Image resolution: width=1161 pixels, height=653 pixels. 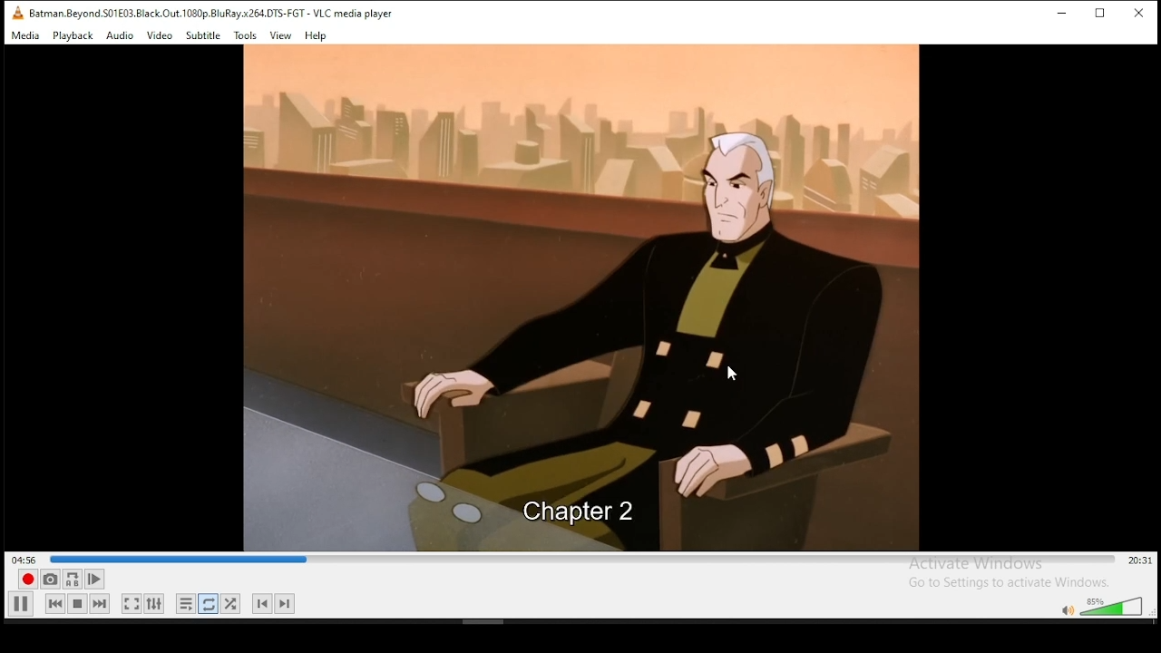 I want to click on View, so click(x=282, y=36).